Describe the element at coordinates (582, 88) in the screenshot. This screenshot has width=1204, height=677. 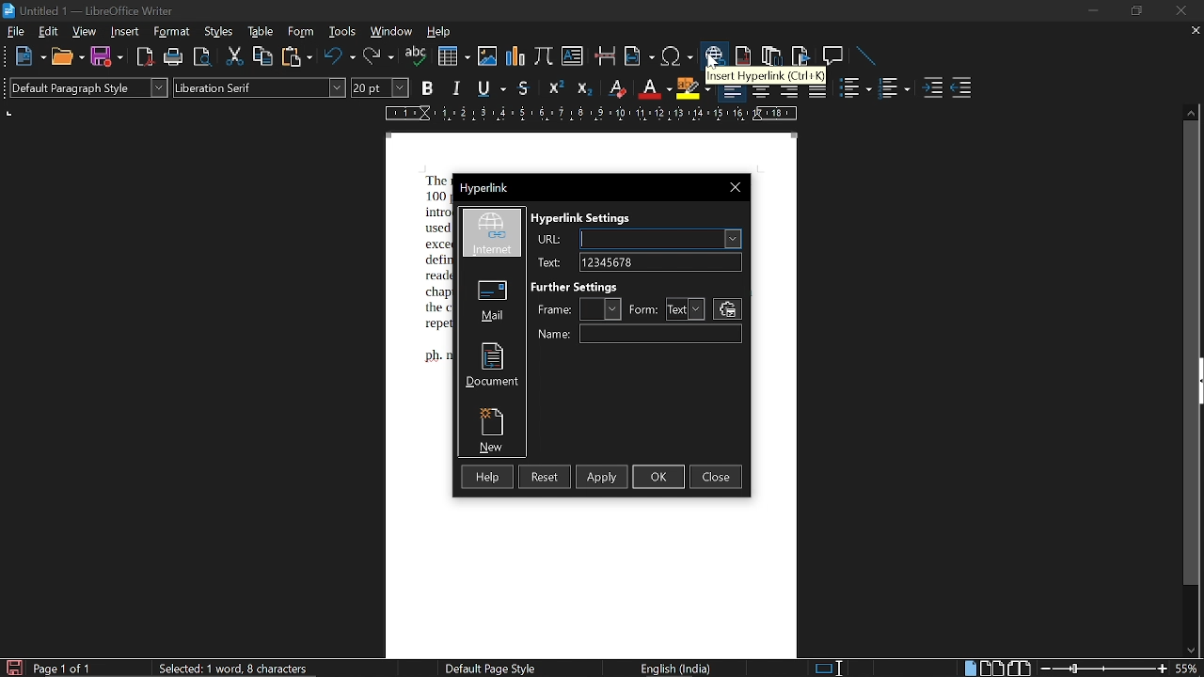
I see `subscript` at that location.